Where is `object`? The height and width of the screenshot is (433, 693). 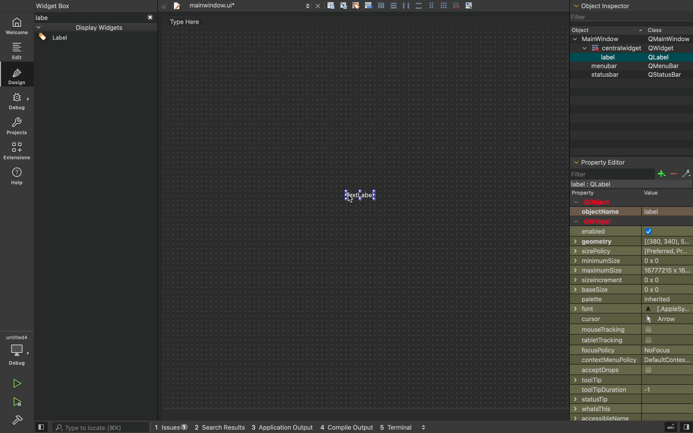 object is located at coordinates (631, 30).